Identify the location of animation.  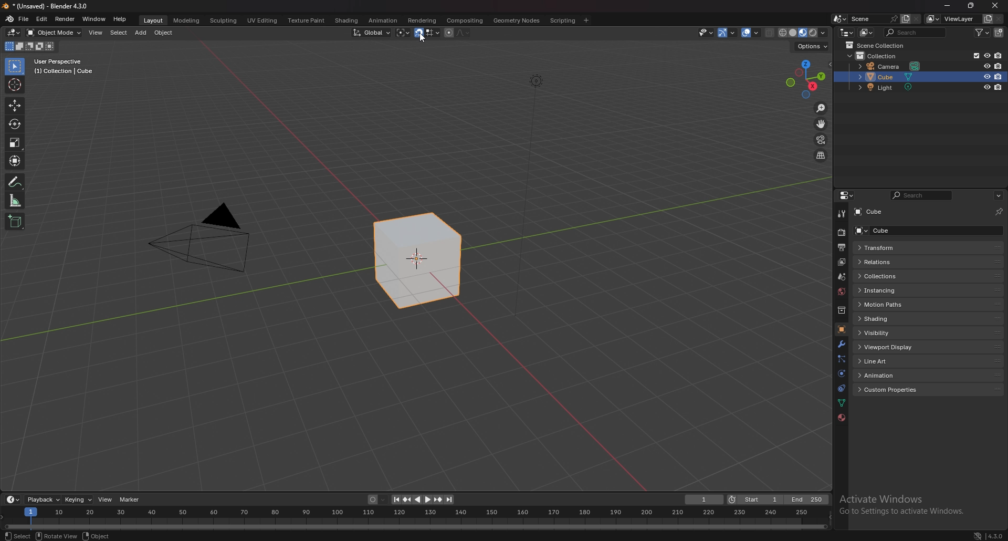
(383, 21).